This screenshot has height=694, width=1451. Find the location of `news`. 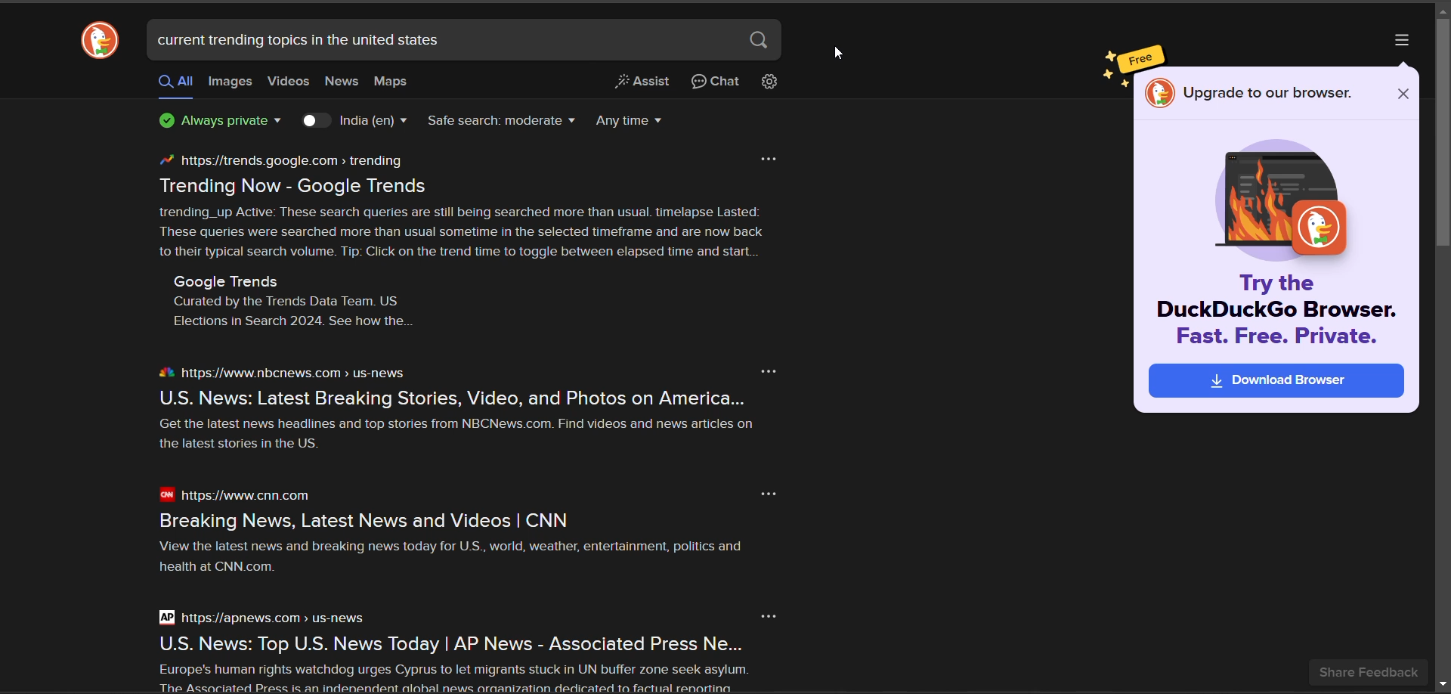

news is located at coordinates (341, 84).